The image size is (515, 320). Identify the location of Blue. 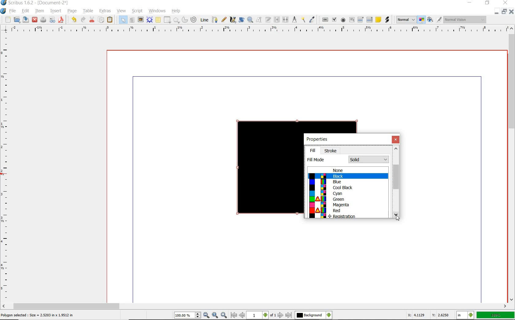
(348, 182).